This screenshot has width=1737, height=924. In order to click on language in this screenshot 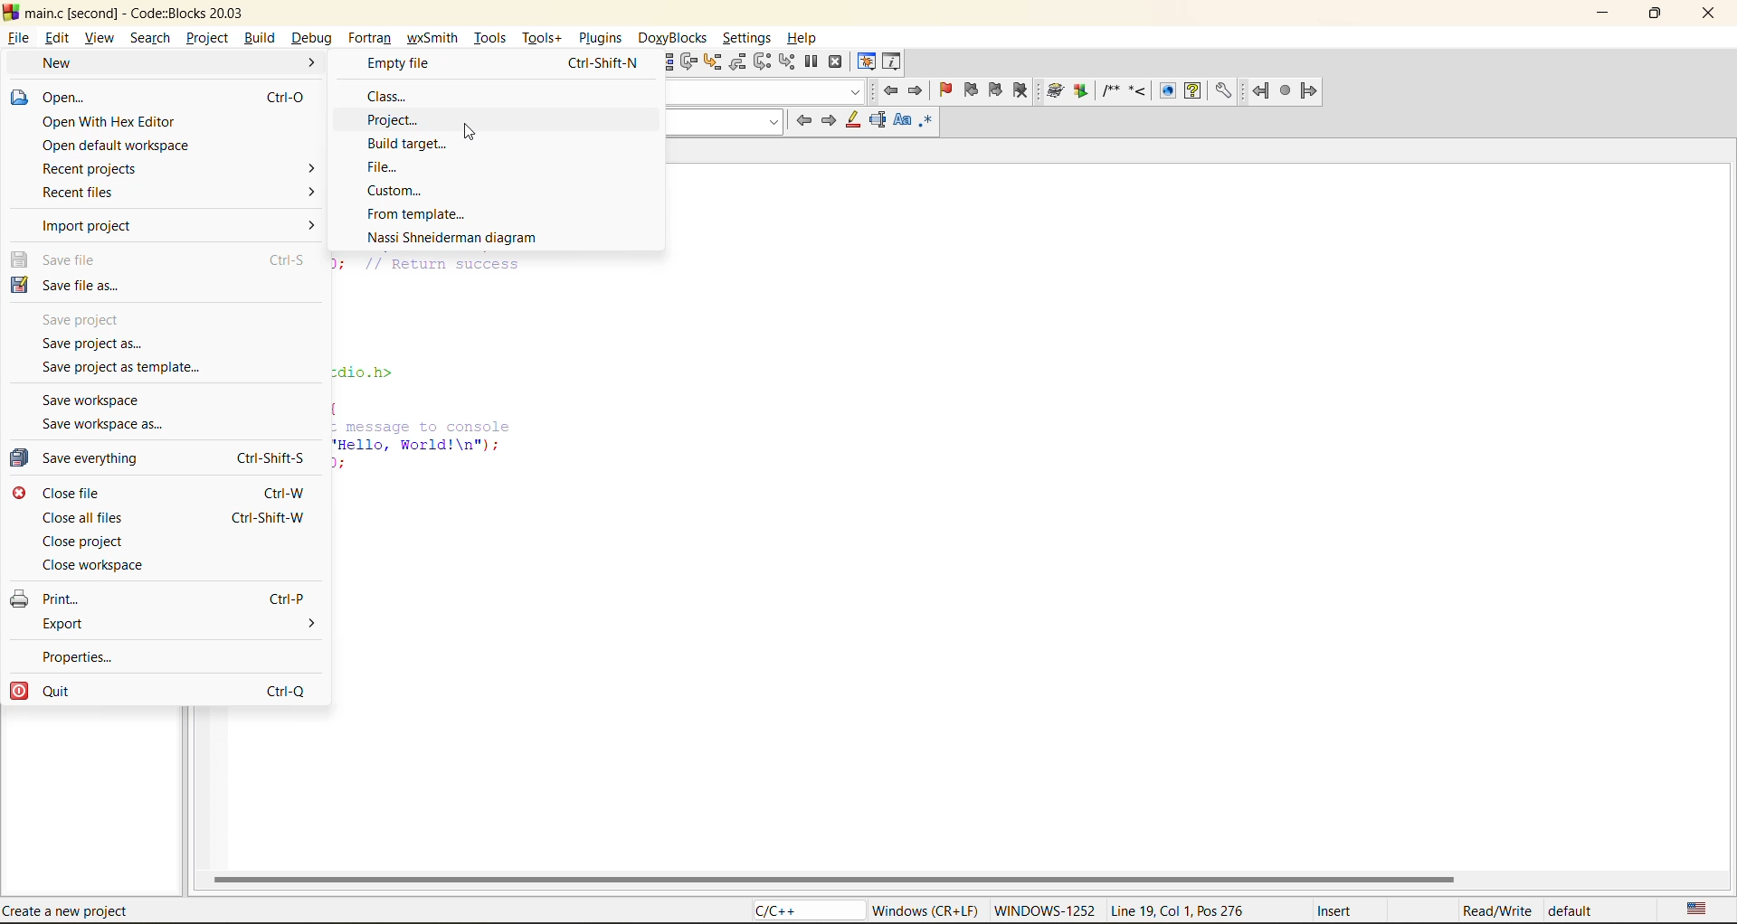, I will do `click(804, 910)`.